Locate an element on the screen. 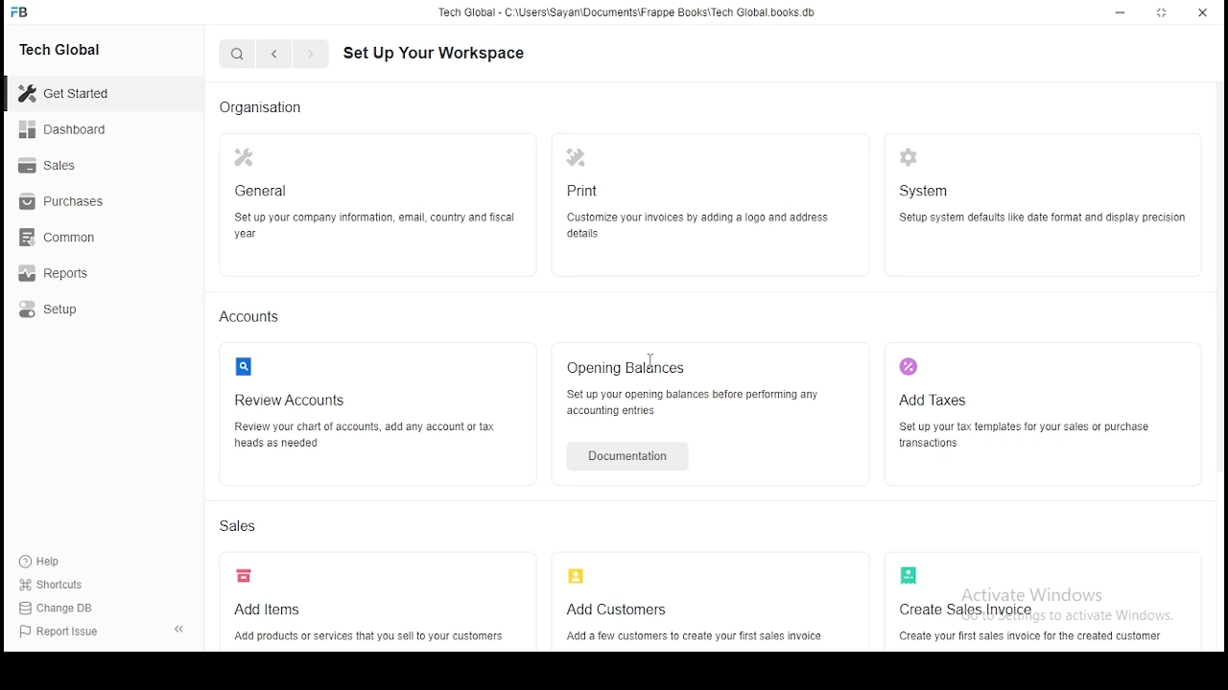 This screenshot has height=690, width=1228. cursor is located at coordinates (655, 364).